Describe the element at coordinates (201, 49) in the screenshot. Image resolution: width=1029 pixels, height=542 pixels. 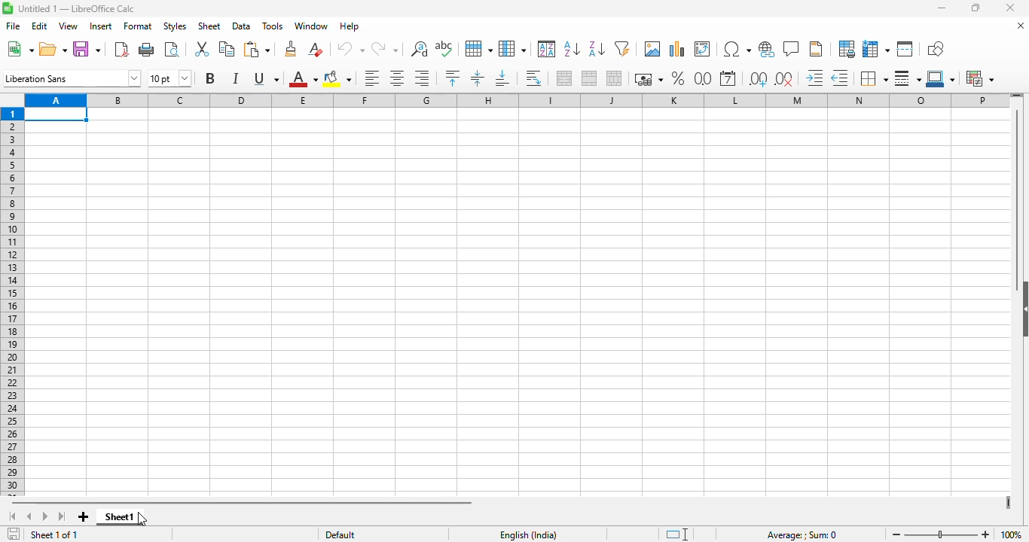
I see `cut` at that location.